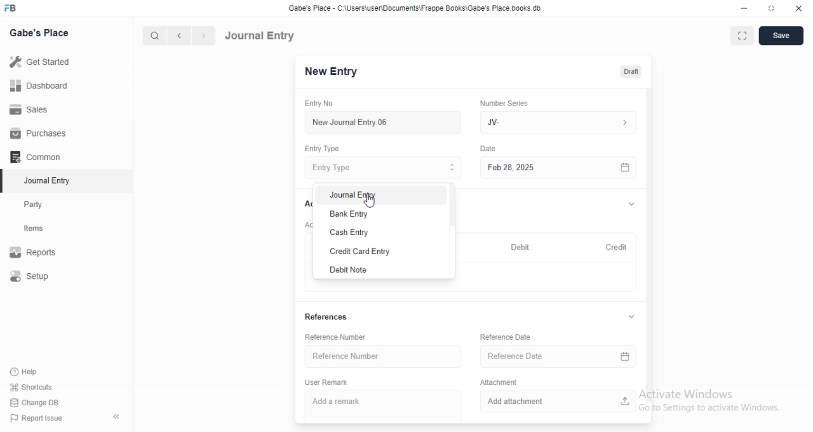  What do you see at coordinates (37, 419) in the screenshot?
I see `) Report Issue` at bounding box center [37, 419].